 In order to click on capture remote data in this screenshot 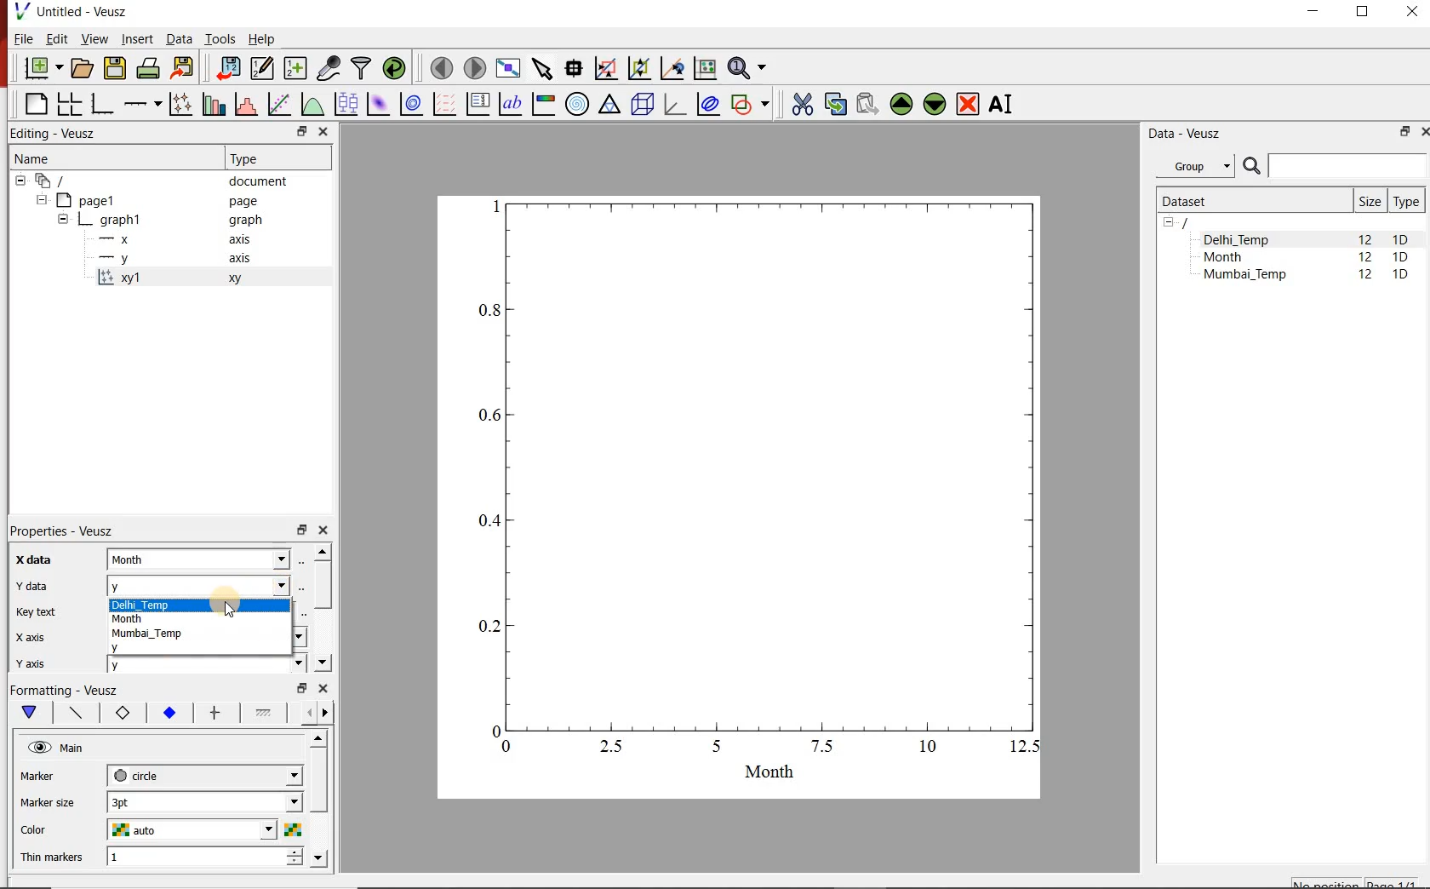, I will do `click(329, 68)`.